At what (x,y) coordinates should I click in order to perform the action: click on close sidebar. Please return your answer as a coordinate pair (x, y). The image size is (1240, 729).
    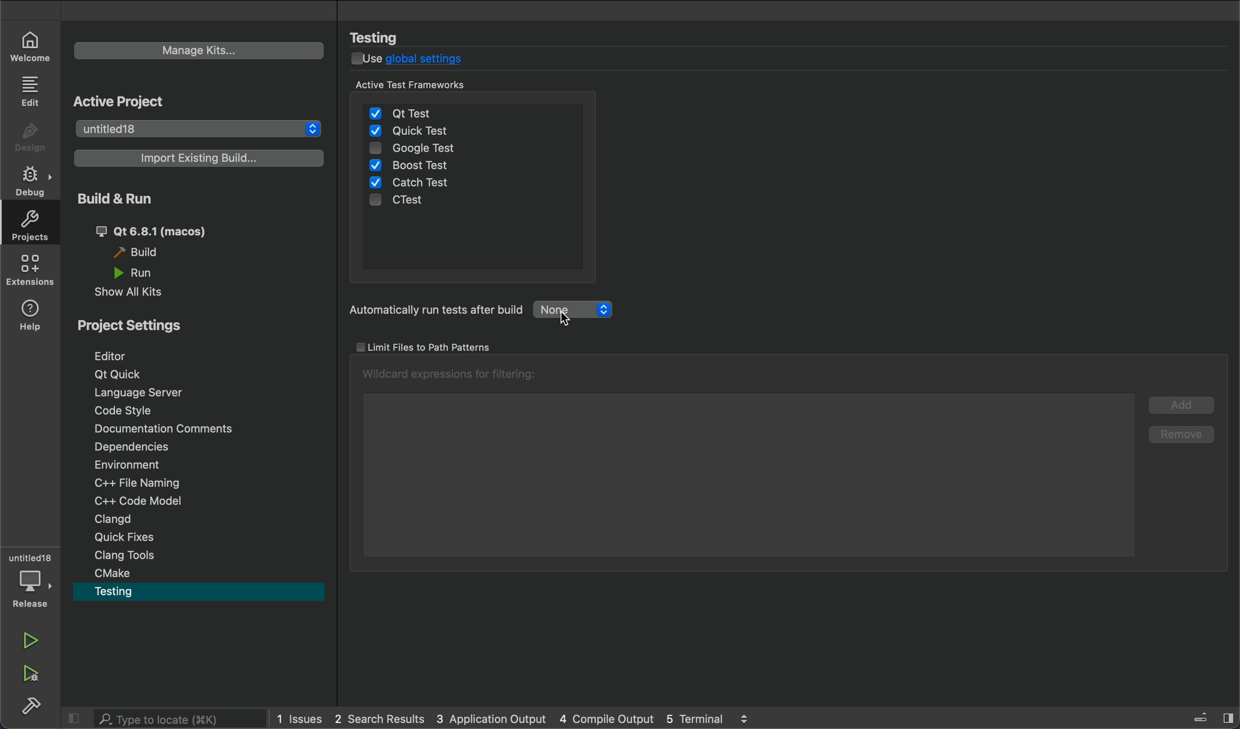
    Looking at the image, I should click on (1204, 715).